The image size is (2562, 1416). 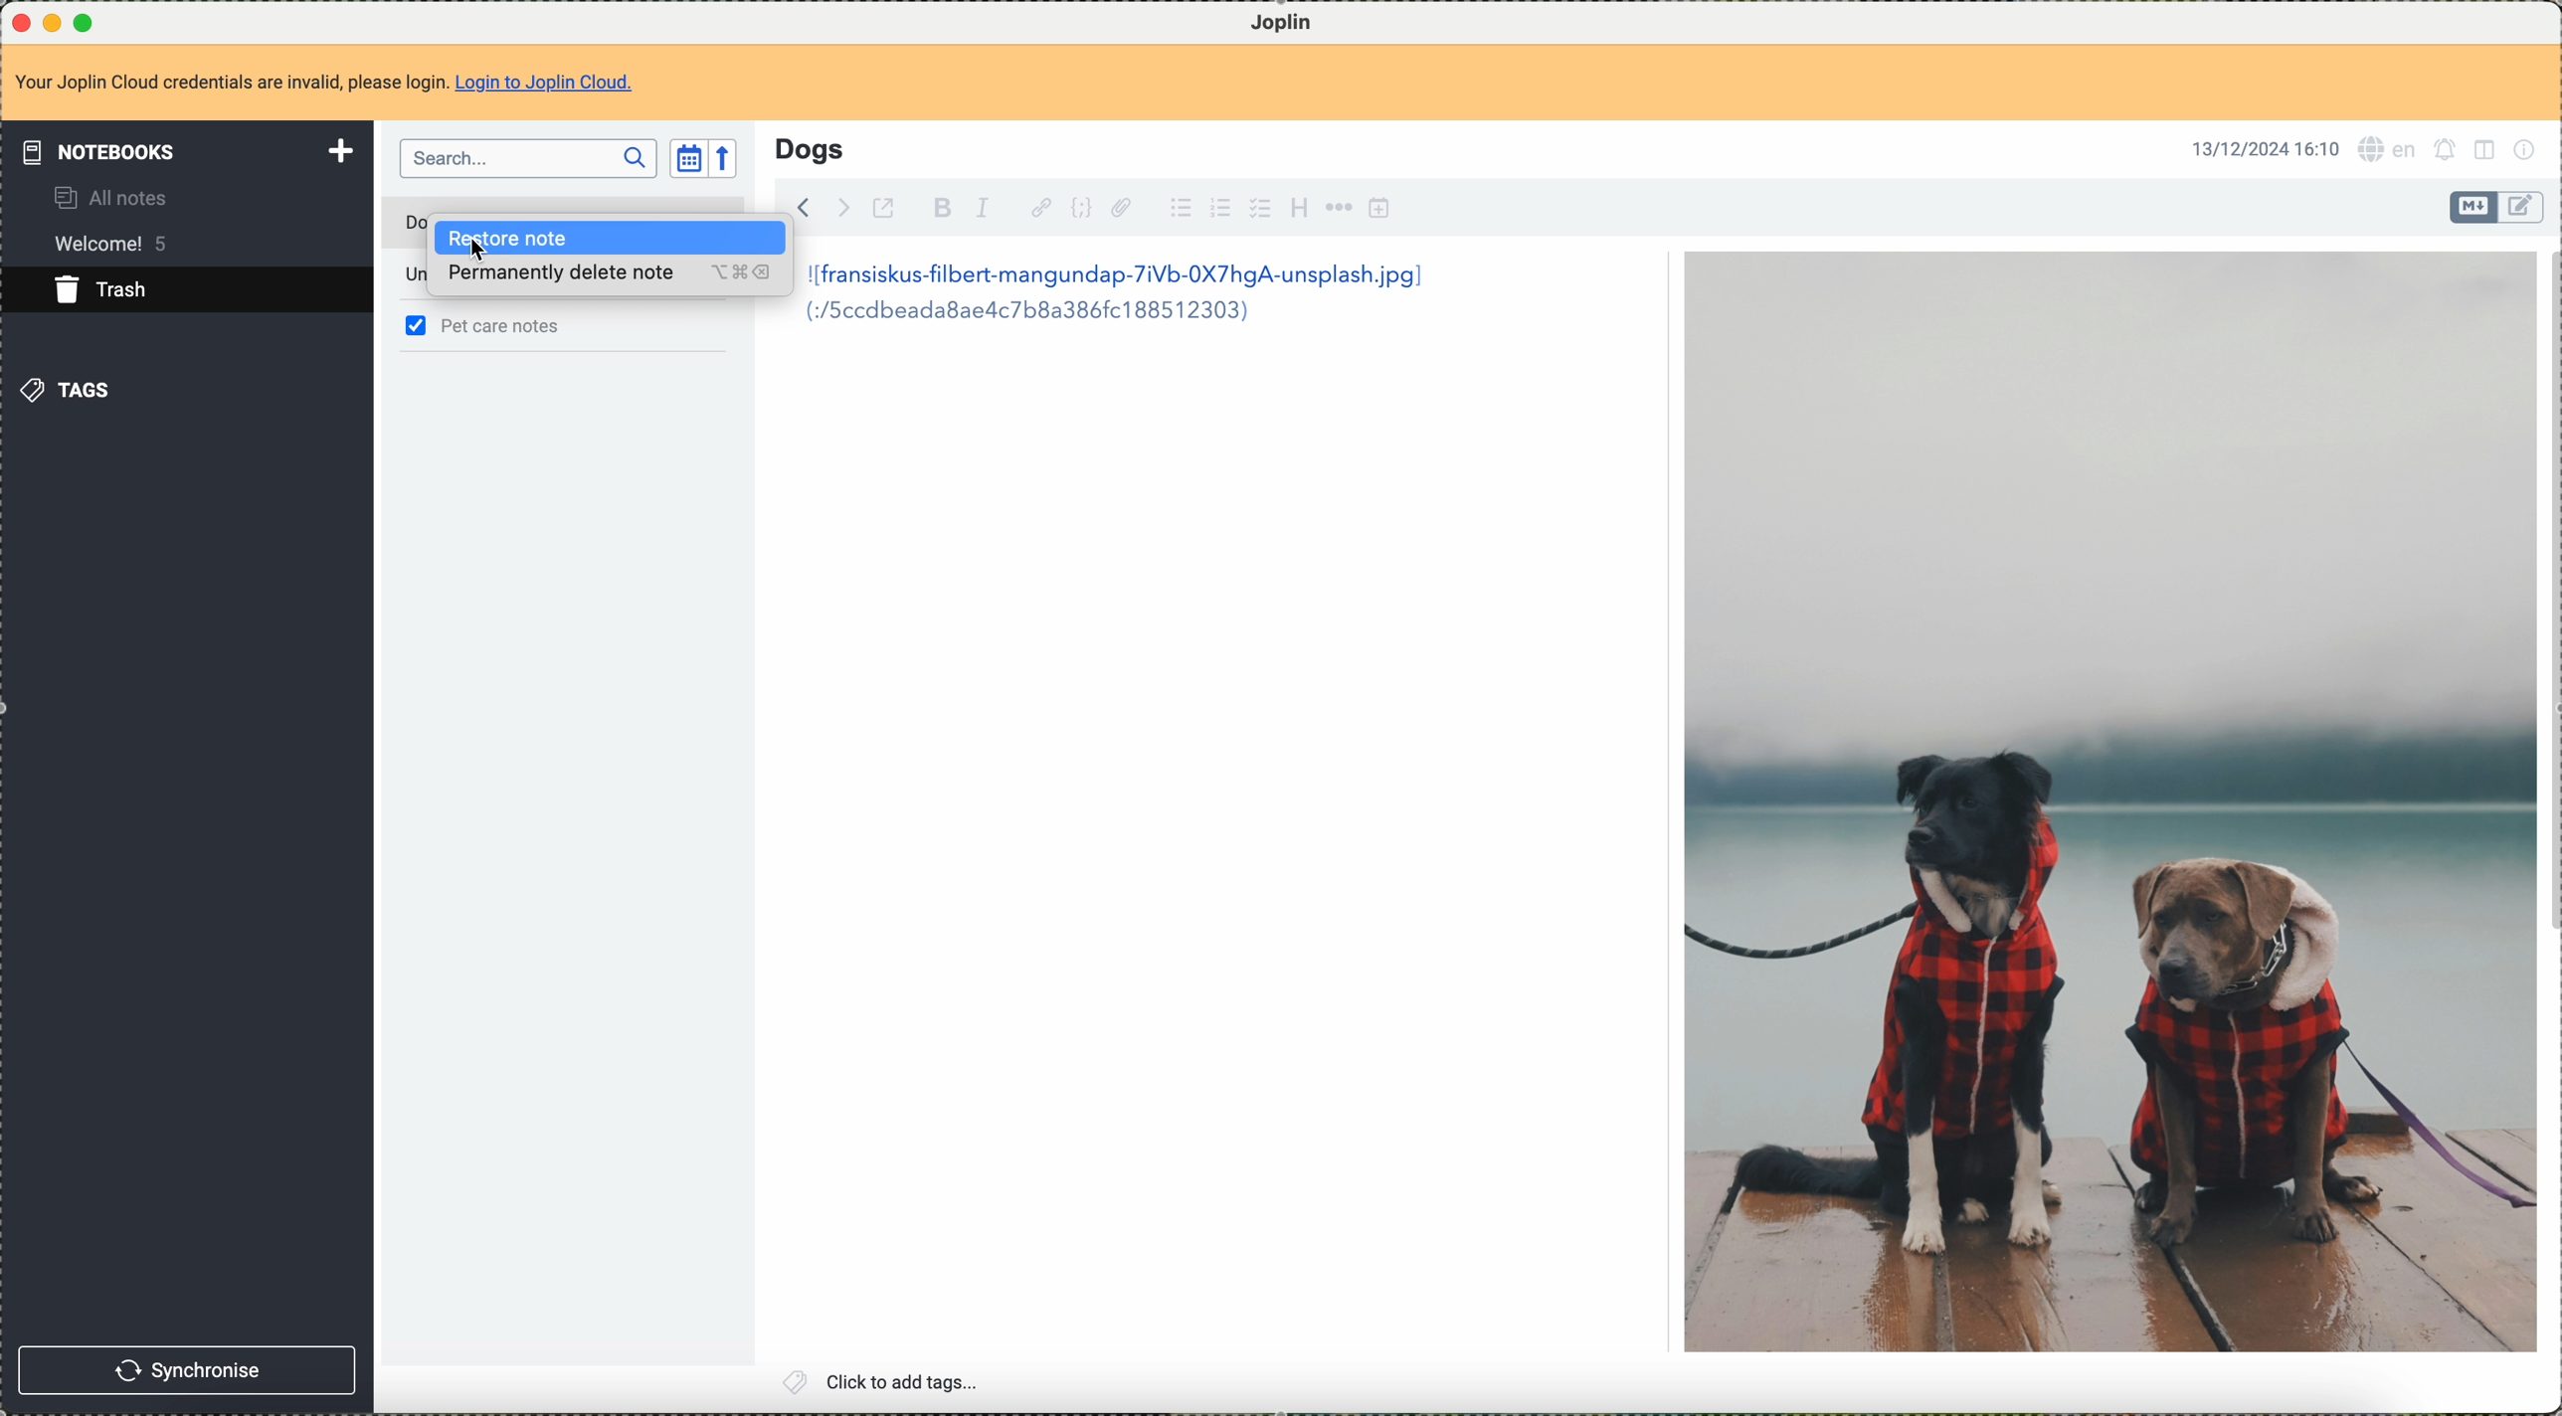 What do you see at coordinates (890, 208) in the screenshot?
I see `toggle external editing` at bounding box center [890, 208].